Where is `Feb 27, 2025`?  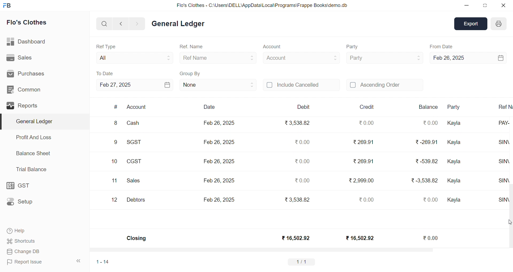 Feb 27, 2025 is located at coordinates (135, 85).